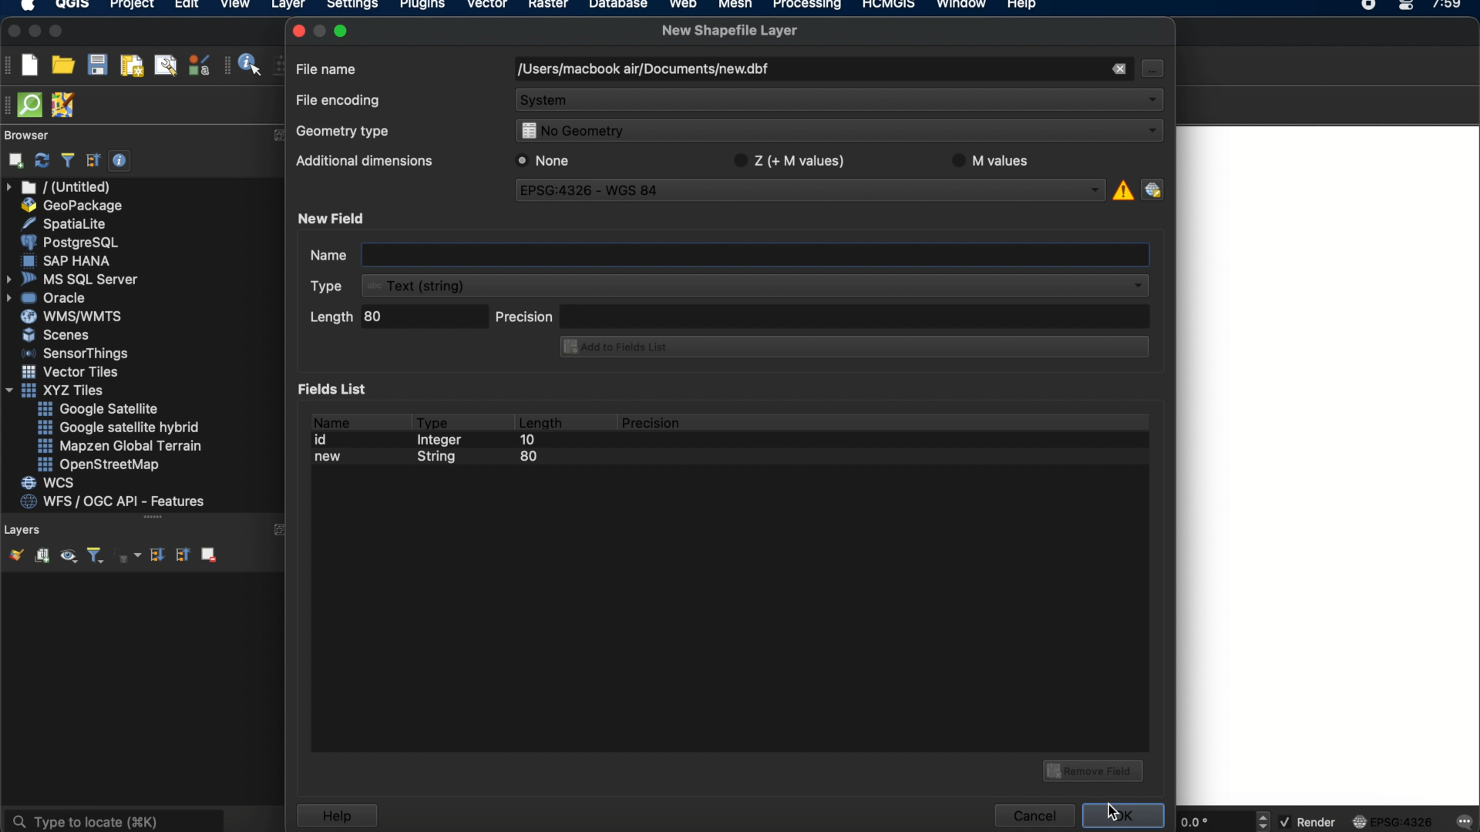 This screenshot has height=832, width=1480. Describe the element at coordinates (235, 6) in the screenshot. I see `view` at that location.